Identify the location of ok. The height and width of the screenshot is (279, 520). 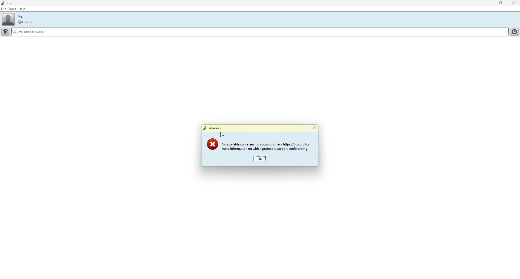
(260, 159).